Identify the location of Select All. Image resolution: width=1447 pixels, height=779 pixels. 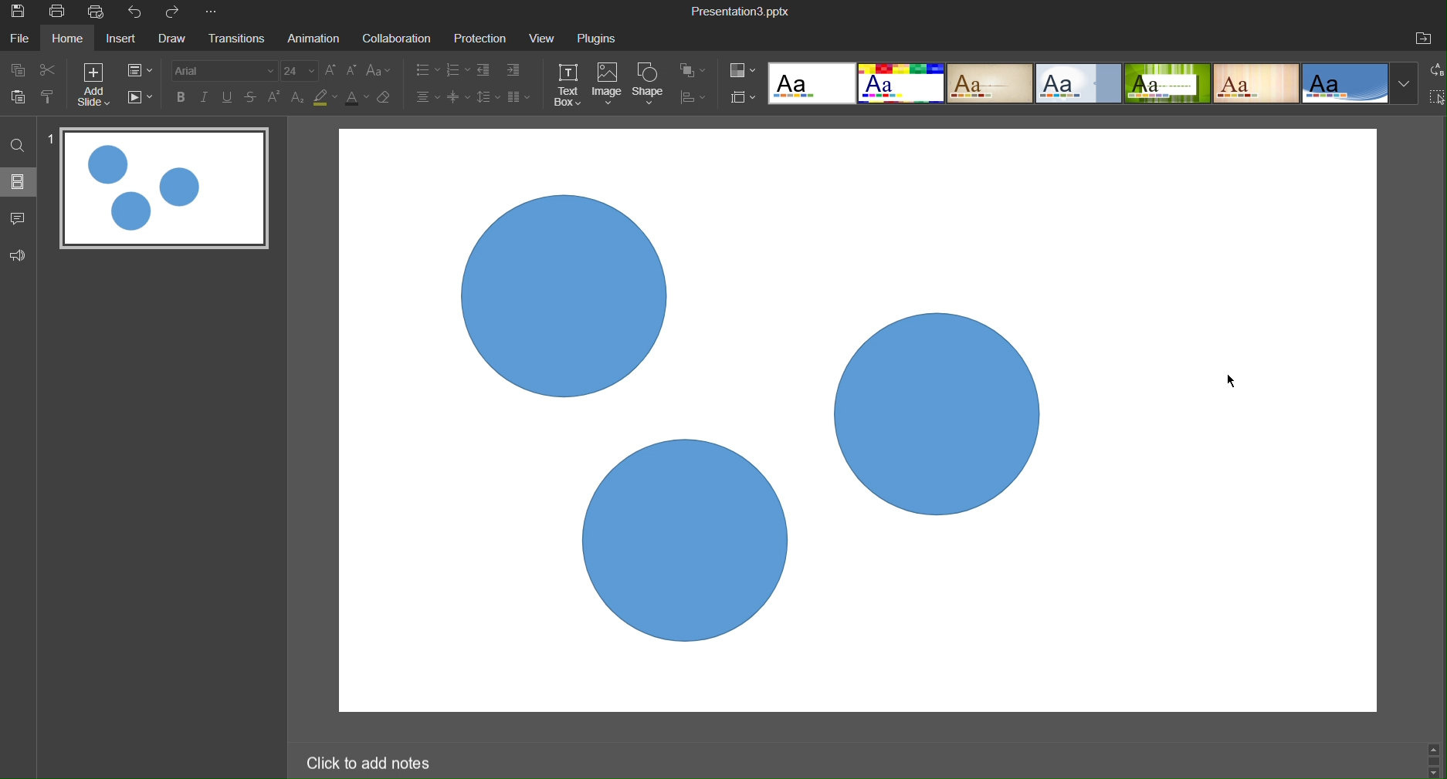
(1437, 99).